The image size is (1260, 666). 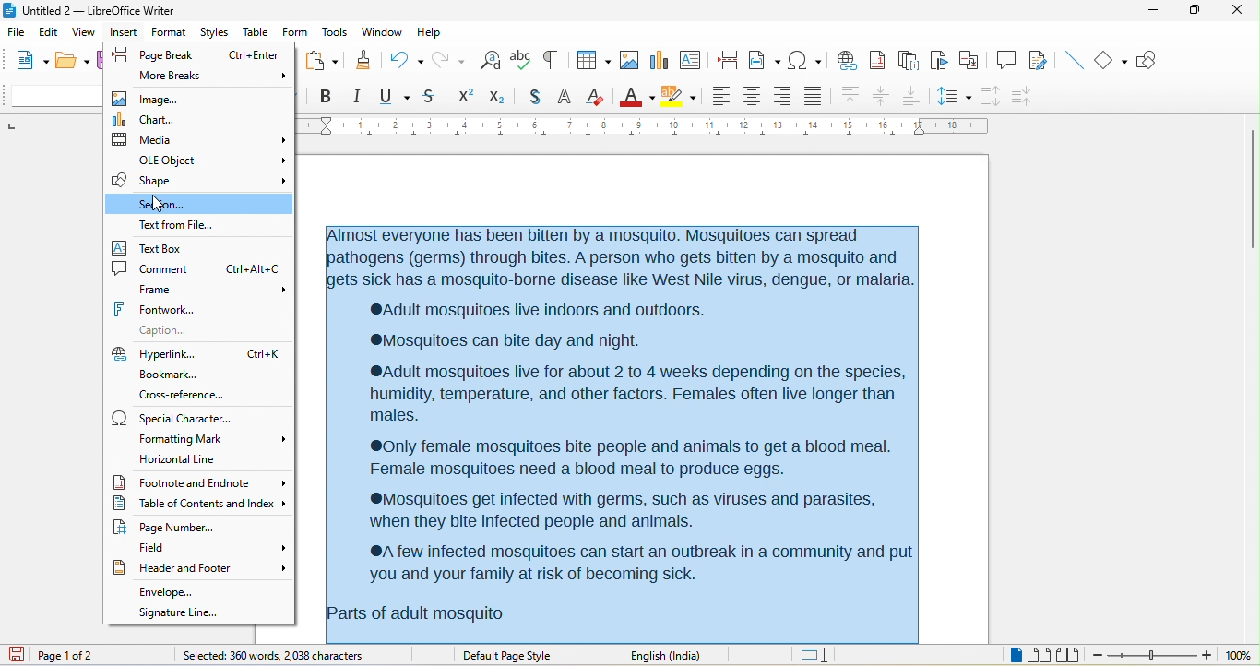 I want to click on insert line, so click(x=1076, y=60).